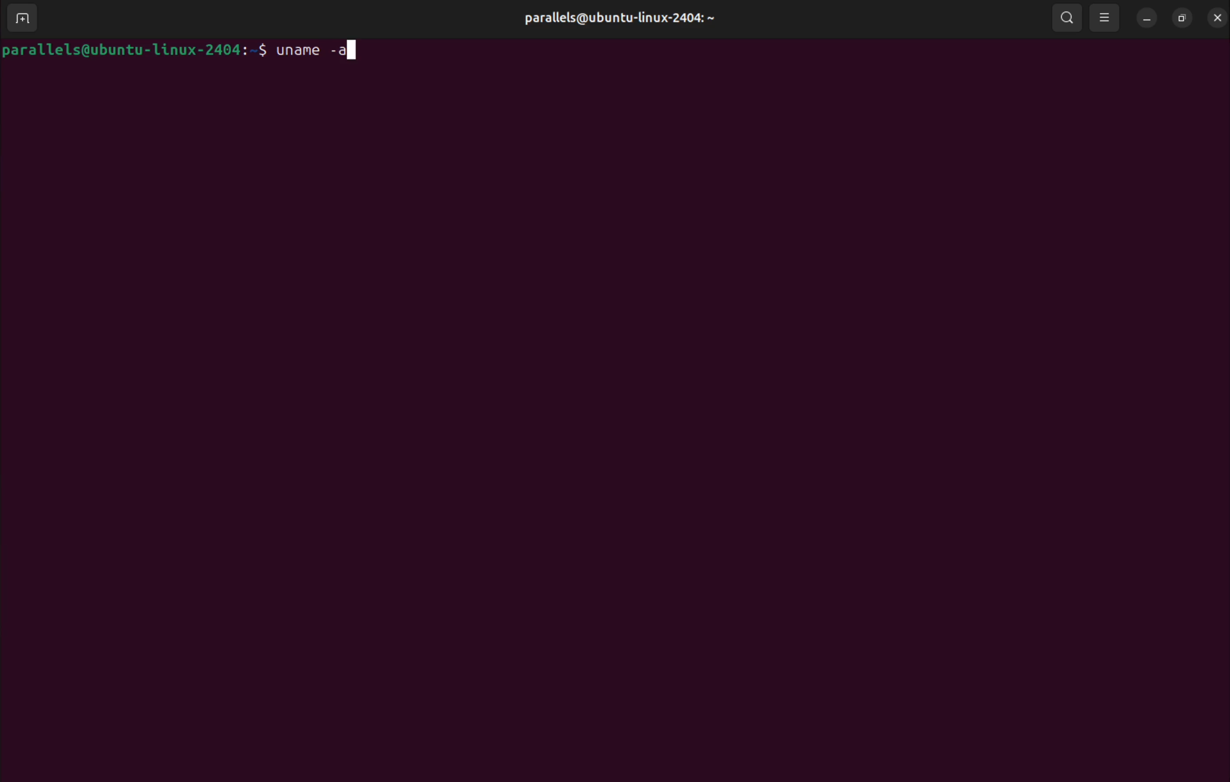 The height and width of the screenshot is (782, 1230). Describe the element at coordinates (619, 23) in the screenshot. I see `parallels@ubuntu-linux-2404:~` at that location.